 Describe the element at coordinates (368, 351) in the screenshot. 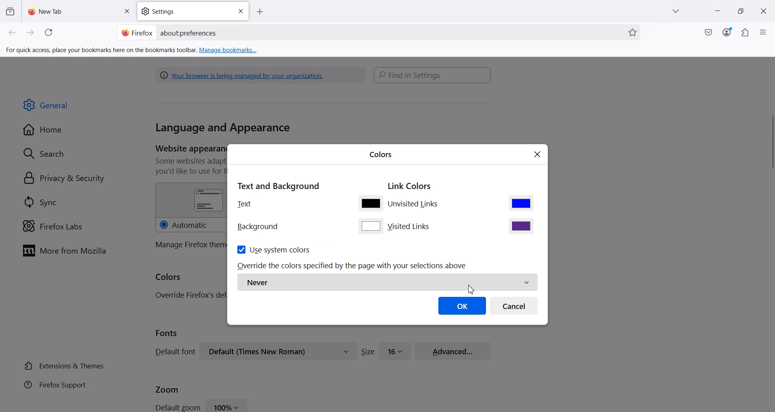

I see `Size` at that location.